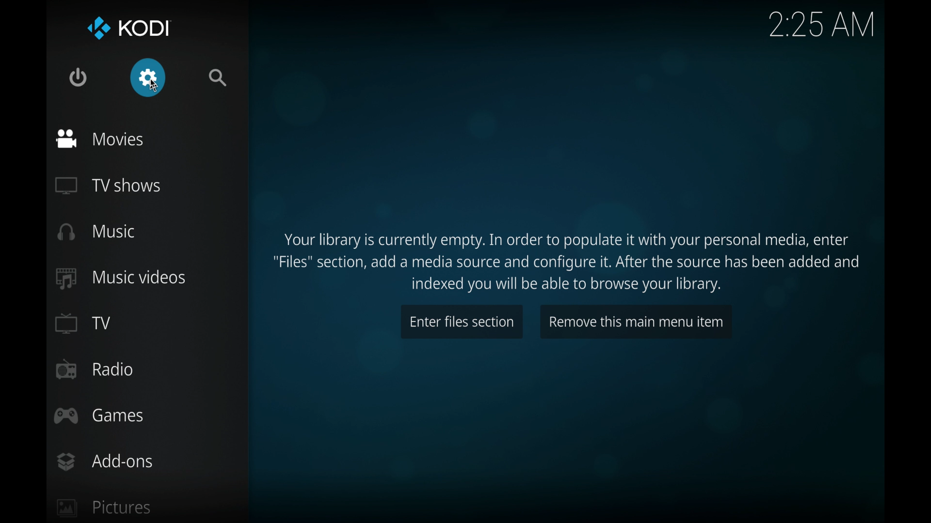 The height and width of the screenshot is (523, 931). Describe the element at coordinates (218, 78) in the screenshot. I see `search` at that location.